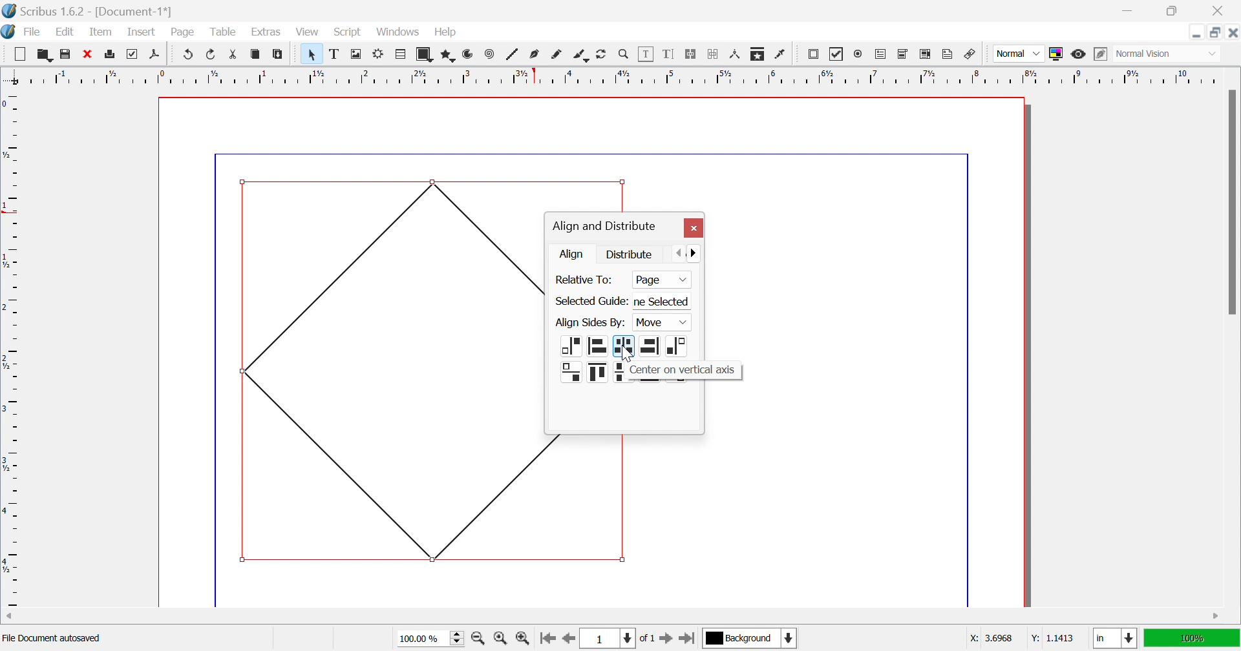  Describe the element at coordinates (681, 370) in the screenshot. I see `Center on vertical axis` at that location.